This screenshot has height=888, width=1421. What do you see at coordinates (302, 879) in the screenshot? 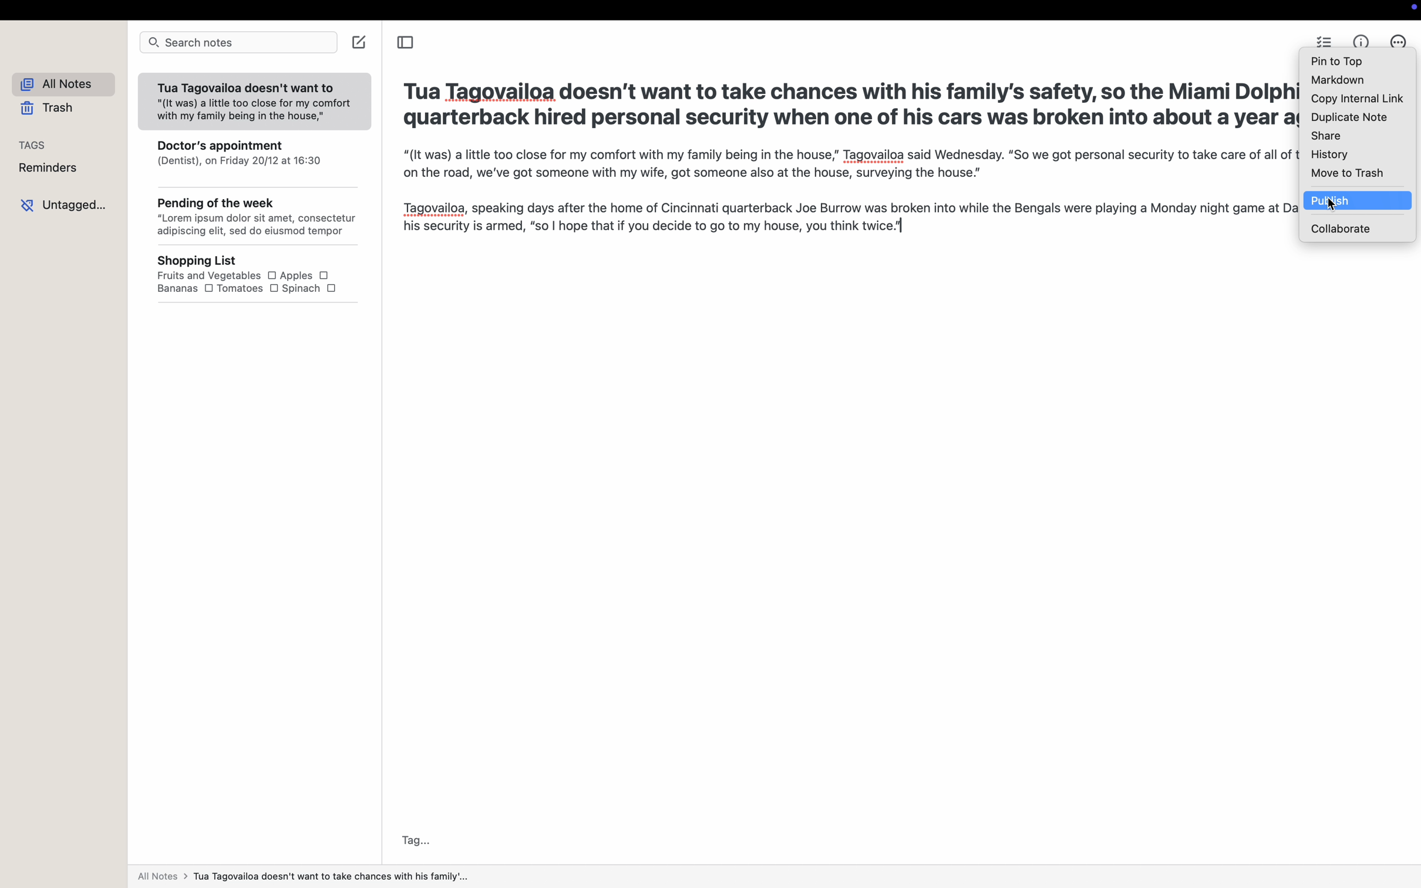
I see `all notes` at bounding box center [302, 879].